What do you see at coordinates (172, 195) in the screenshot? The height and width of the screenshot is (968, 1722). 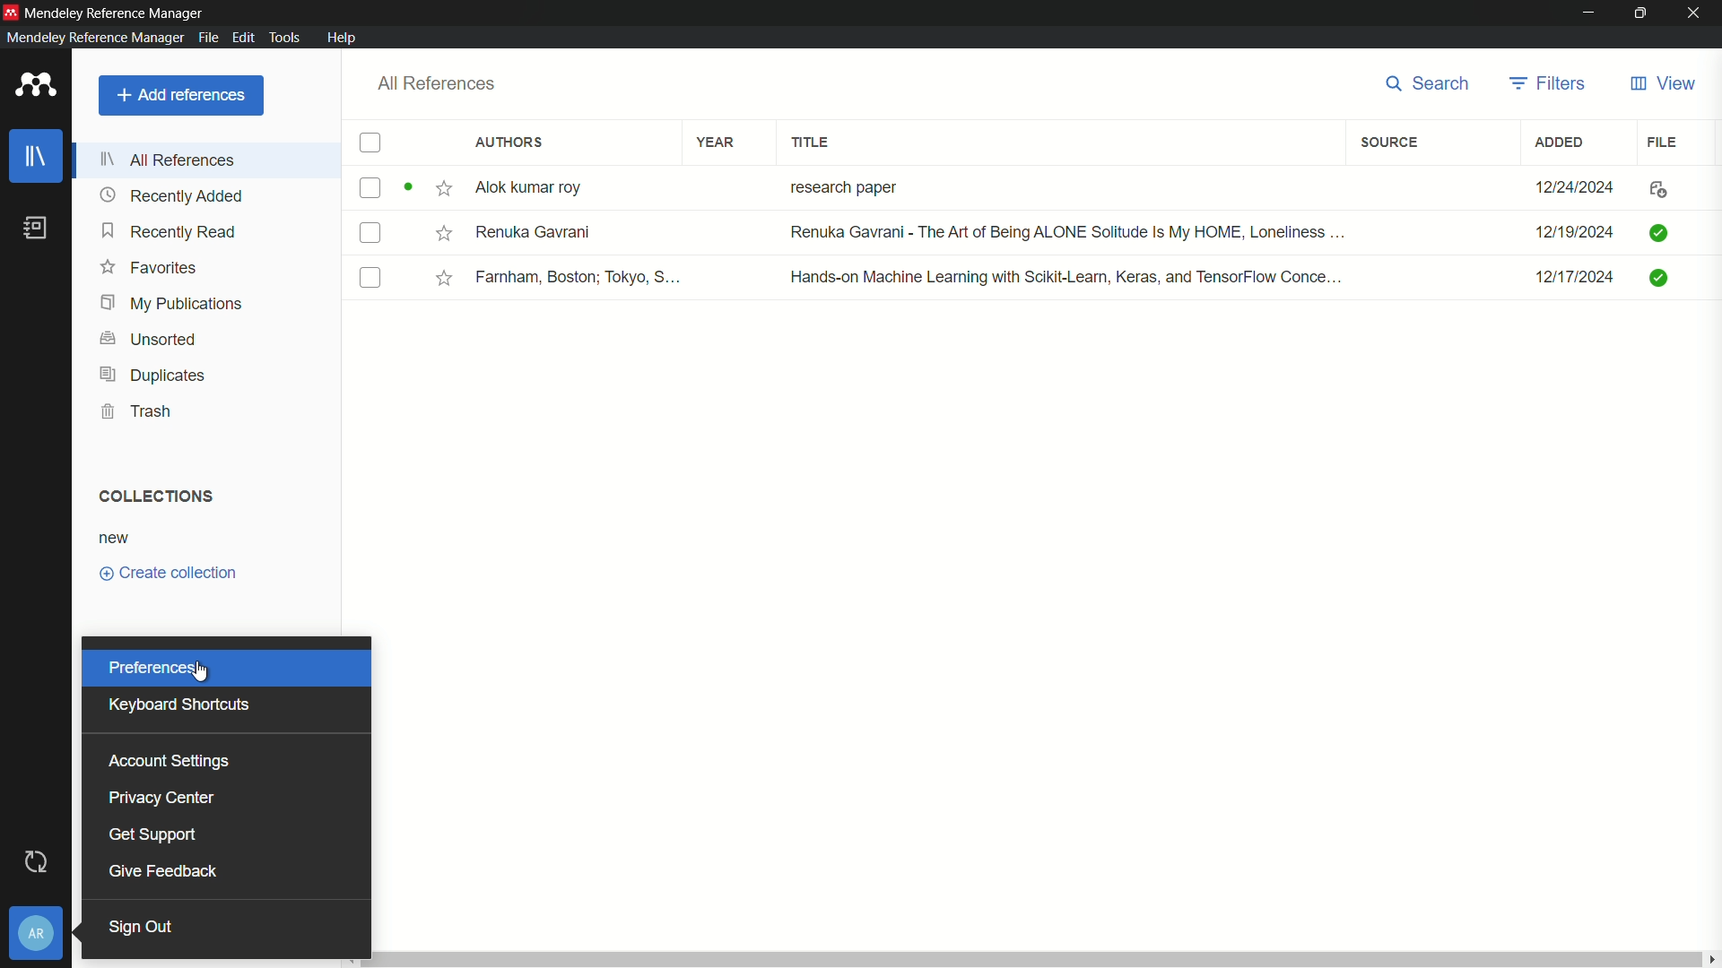 I see `recently added` at bounding box center [172, 195].